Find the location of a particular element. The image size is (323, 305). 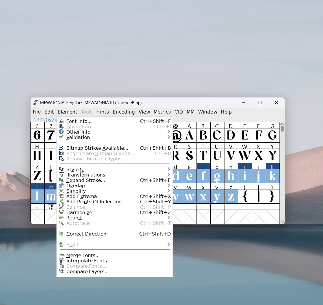

help is located at coordinates (226, 112).